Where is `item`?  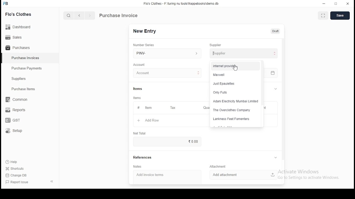 item is located at coordinates (148, 108).